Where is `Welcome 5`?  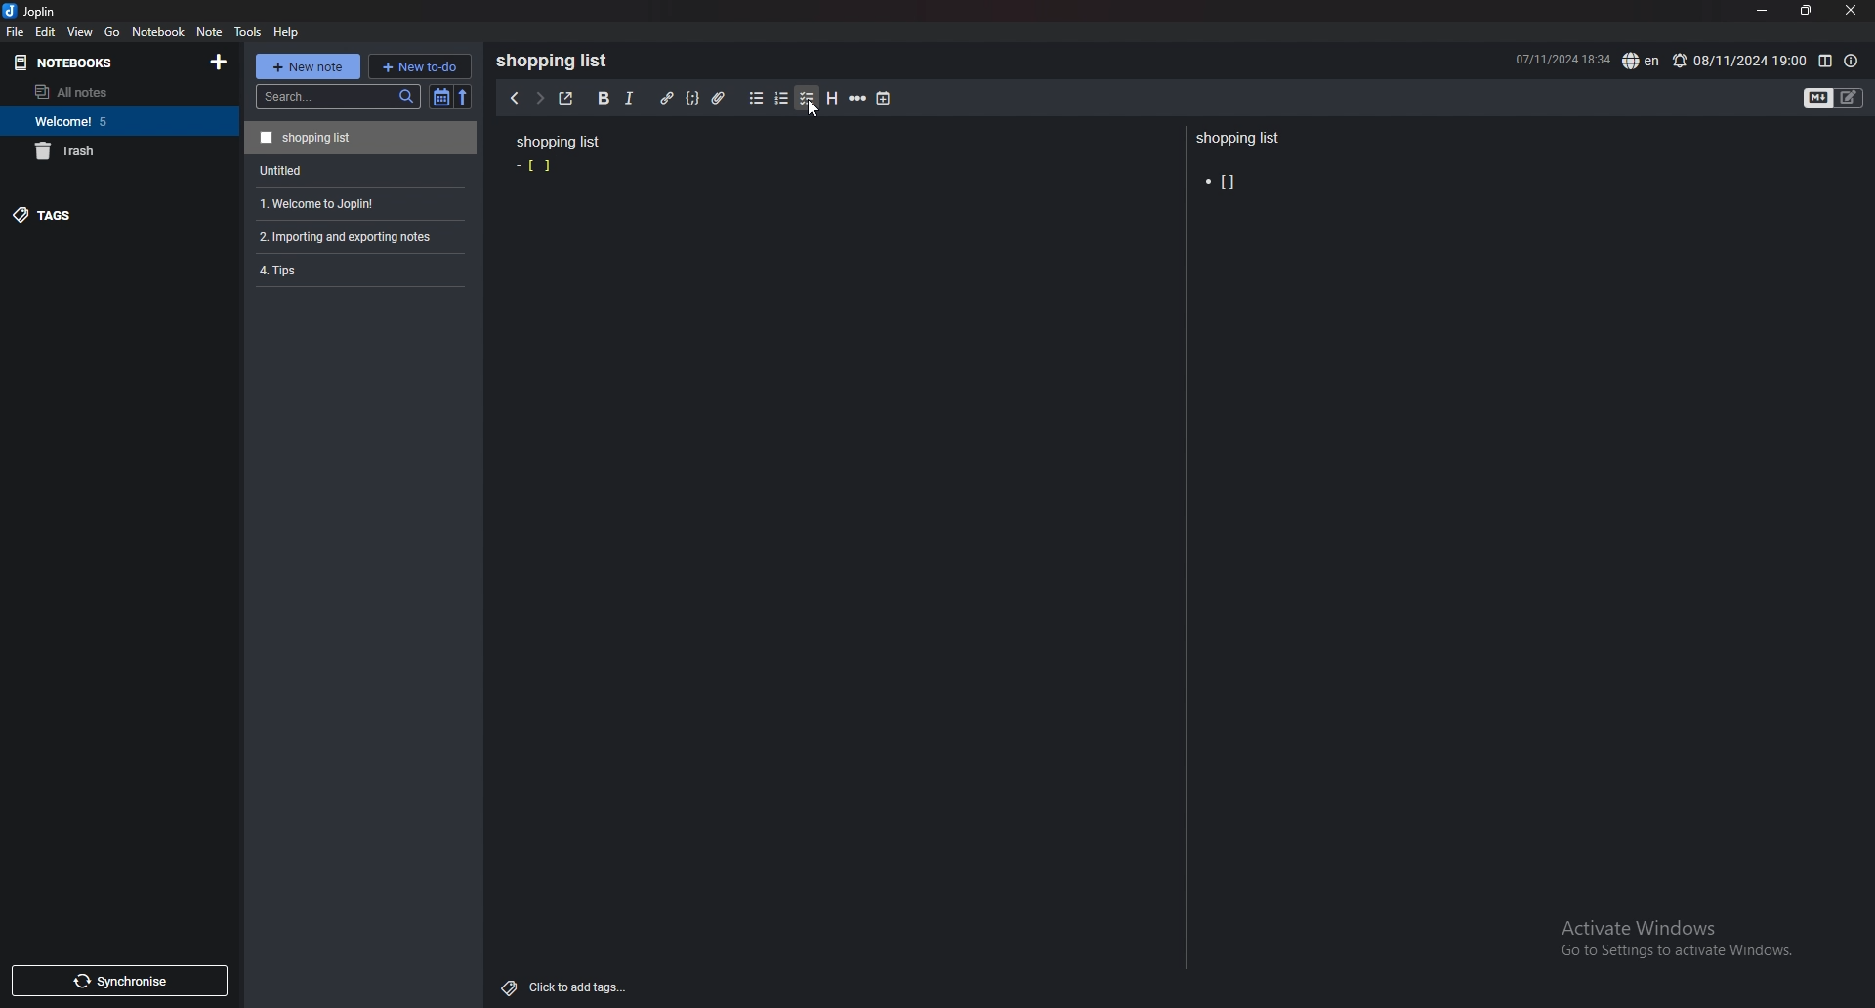
Welcome 5 is located at coordinates (114, 120).